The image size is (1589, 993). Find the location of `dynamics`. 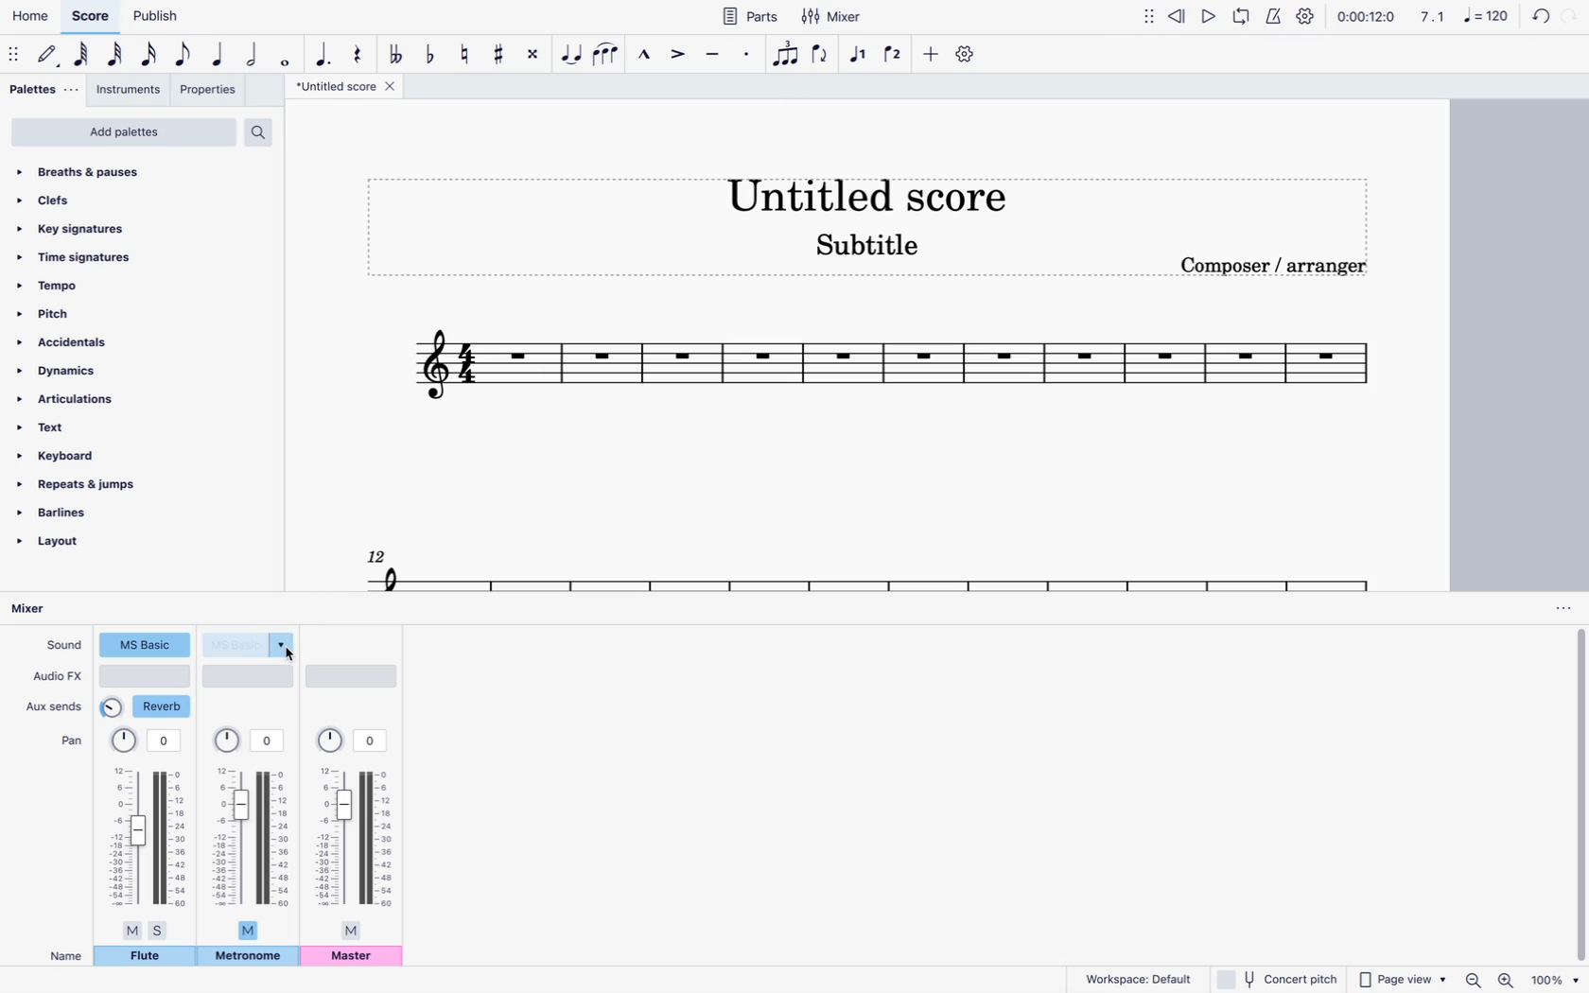

dynamics is located at coordinates (101, 370).